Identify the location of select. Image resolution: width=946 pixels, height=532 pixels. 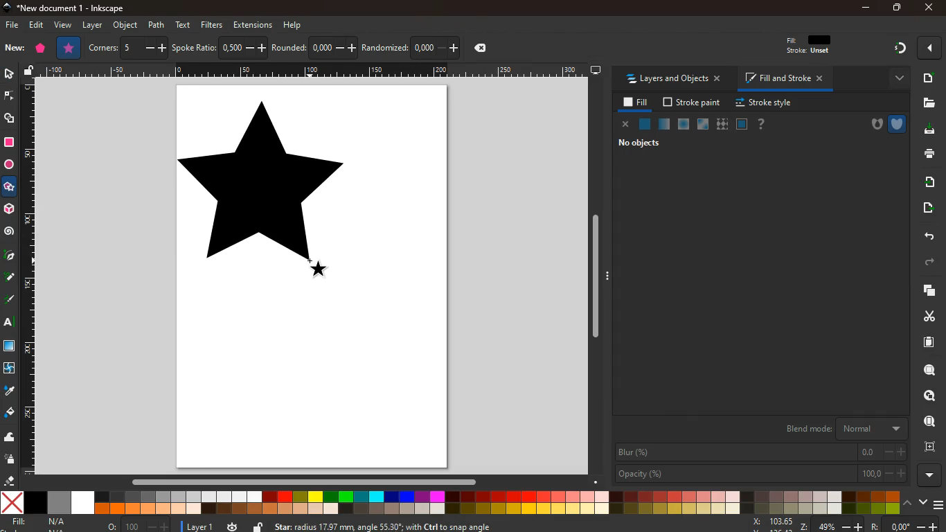
(10, 76).